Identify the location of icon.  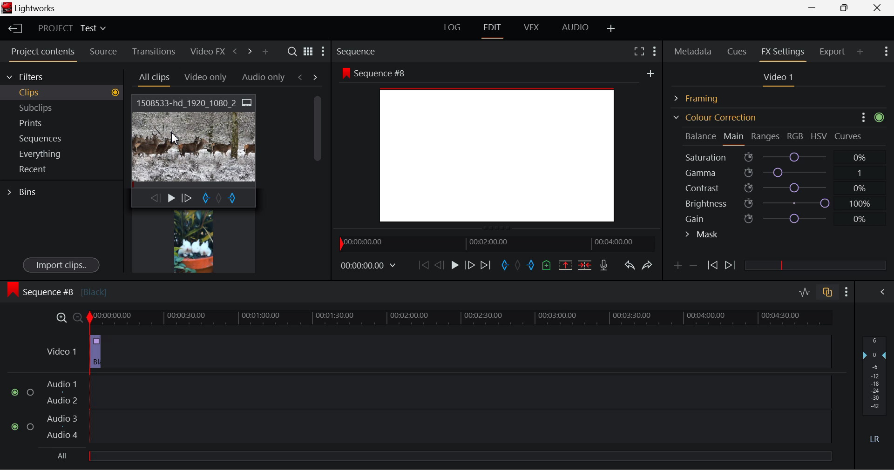
(880, 117).